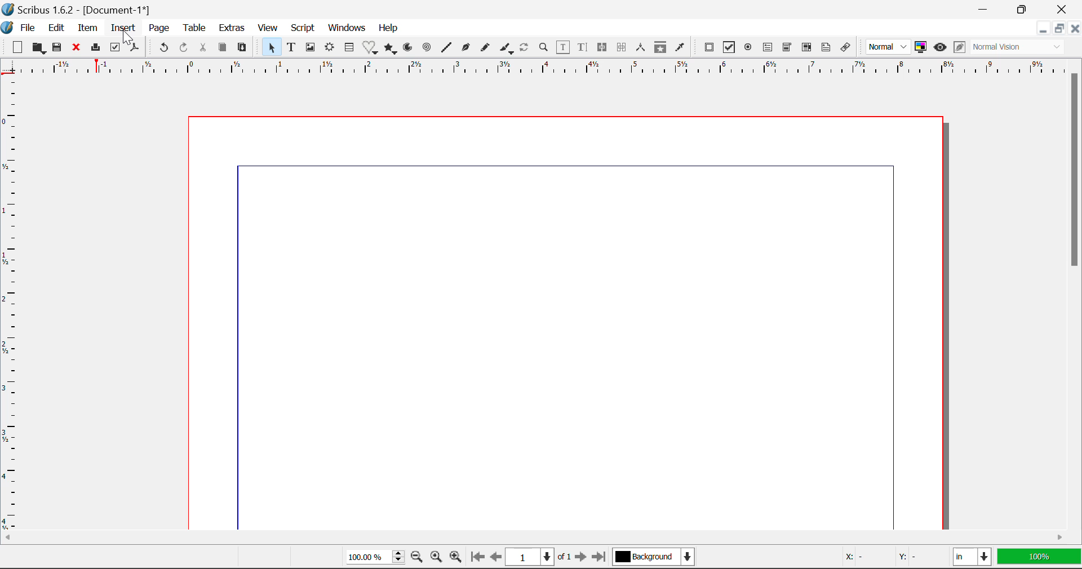 Image resolution: width=1082 pixels, height=569 pixels. Describe the element at coordinates (750, 49) in the screenshot. I see `Pdf Radio Button` at that location.